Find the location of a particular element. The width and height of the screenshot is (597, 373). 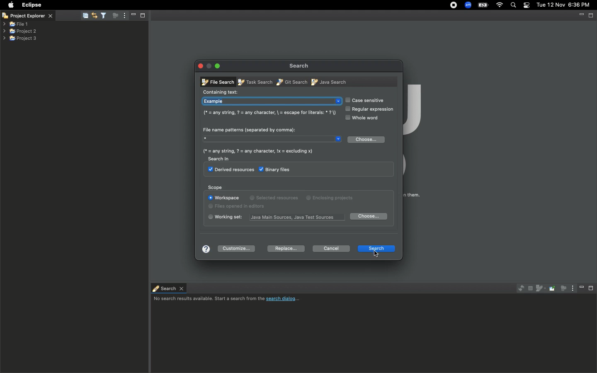

Projects is located at coordinates (20, 30).